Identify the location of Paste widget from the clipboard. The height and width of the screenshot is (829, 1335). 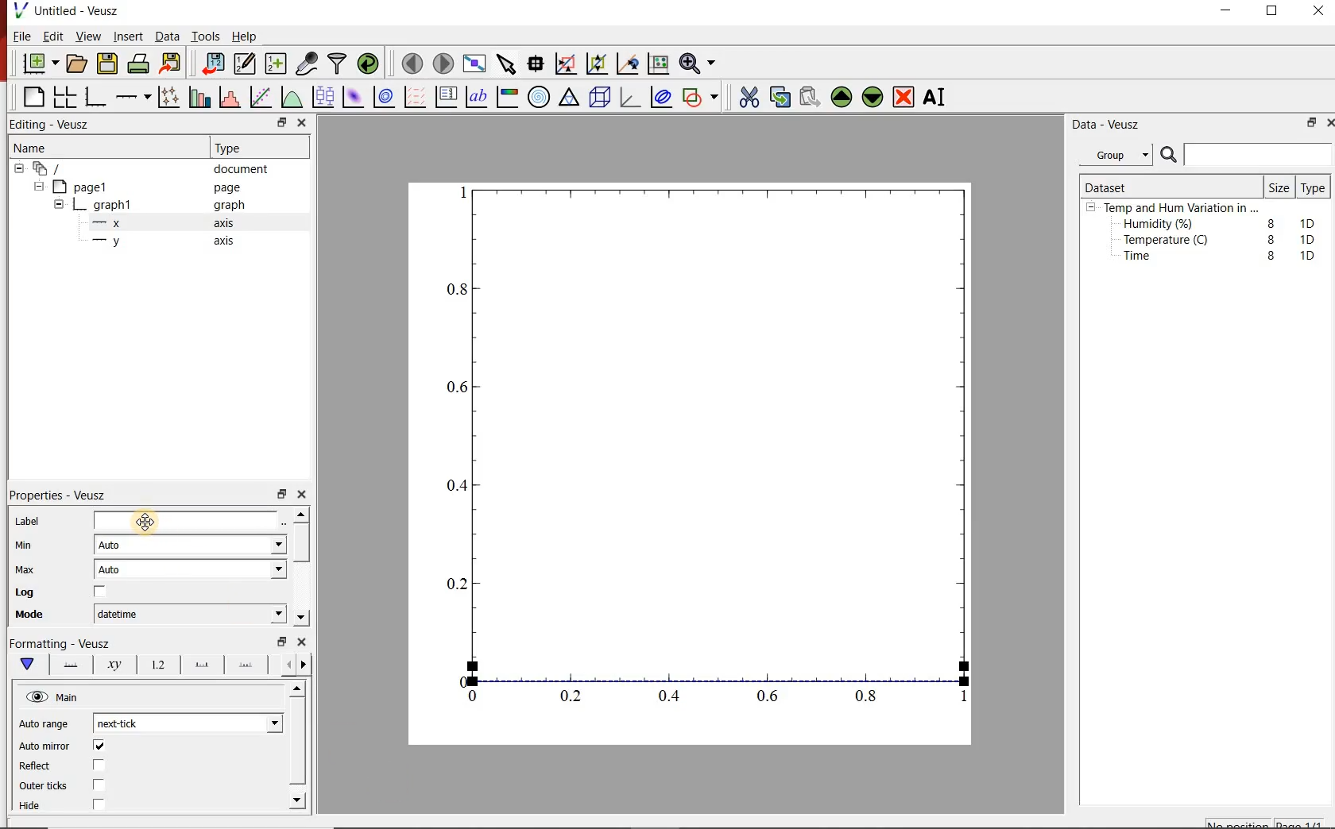
(811, 96).